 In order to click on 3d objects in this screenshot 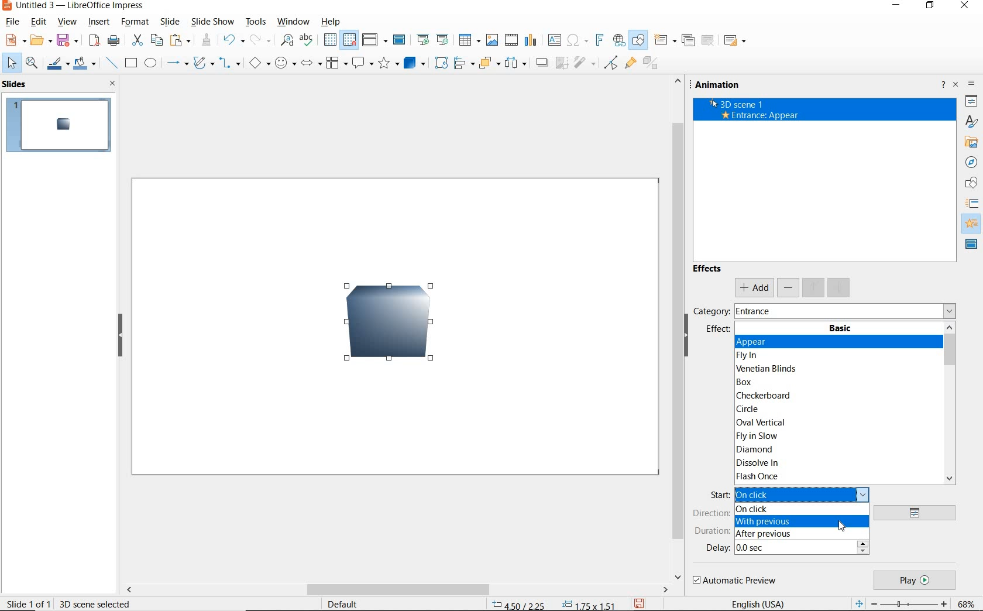, I will do `click(414, 63)`.